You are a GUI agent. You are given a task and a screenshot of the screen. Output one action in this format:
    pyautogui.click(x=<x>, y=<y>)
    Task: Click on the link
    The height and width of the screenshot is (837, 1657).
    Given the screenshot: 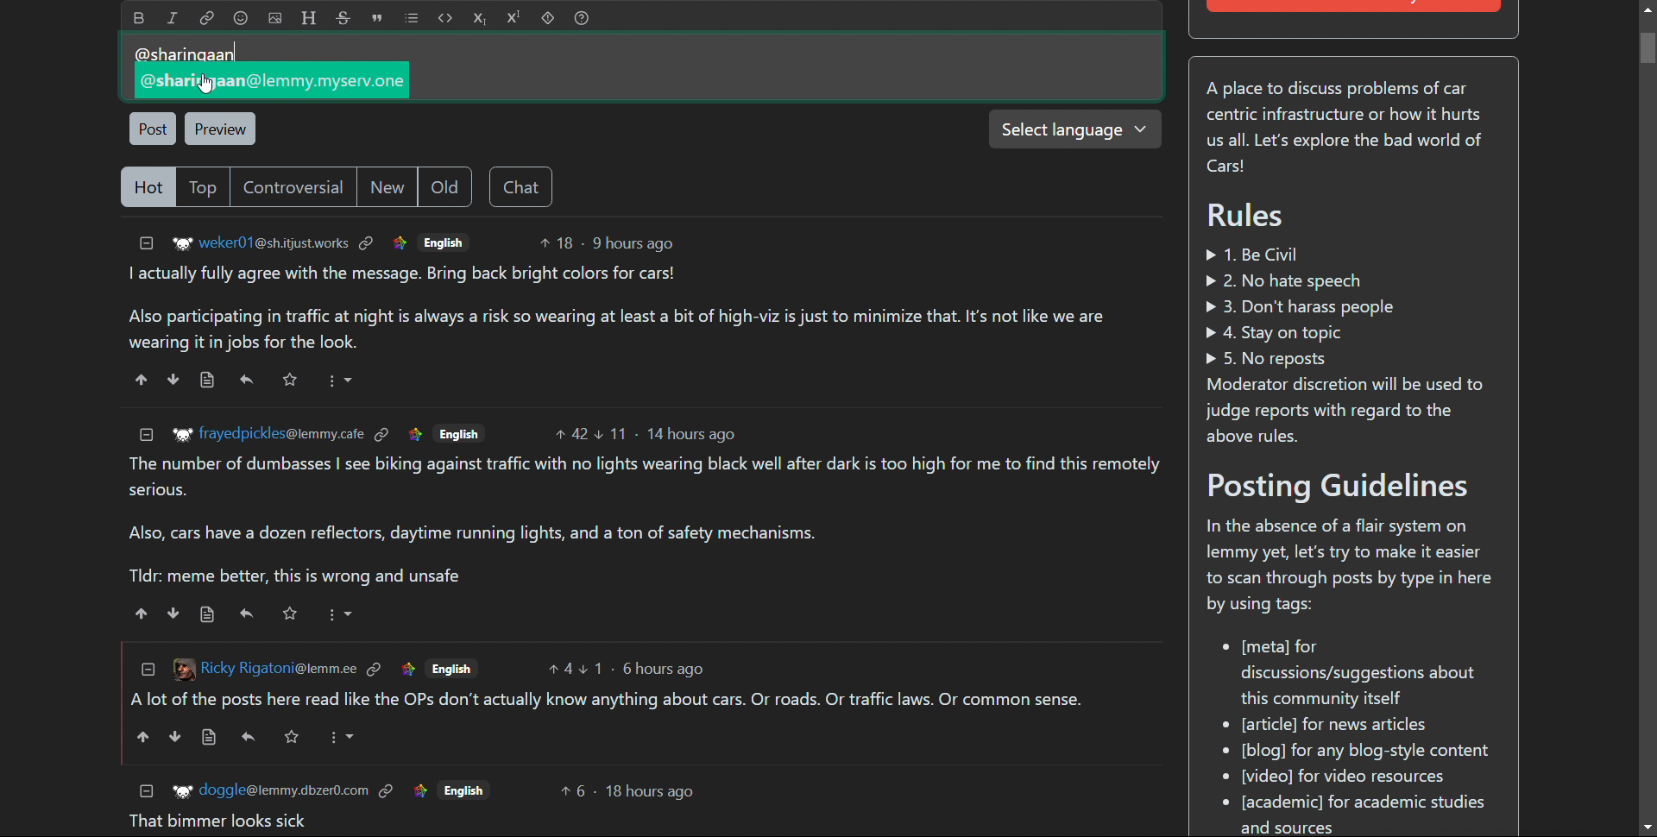 What is the action you would take?
    pyautogui.click(x=367, y=243)
    